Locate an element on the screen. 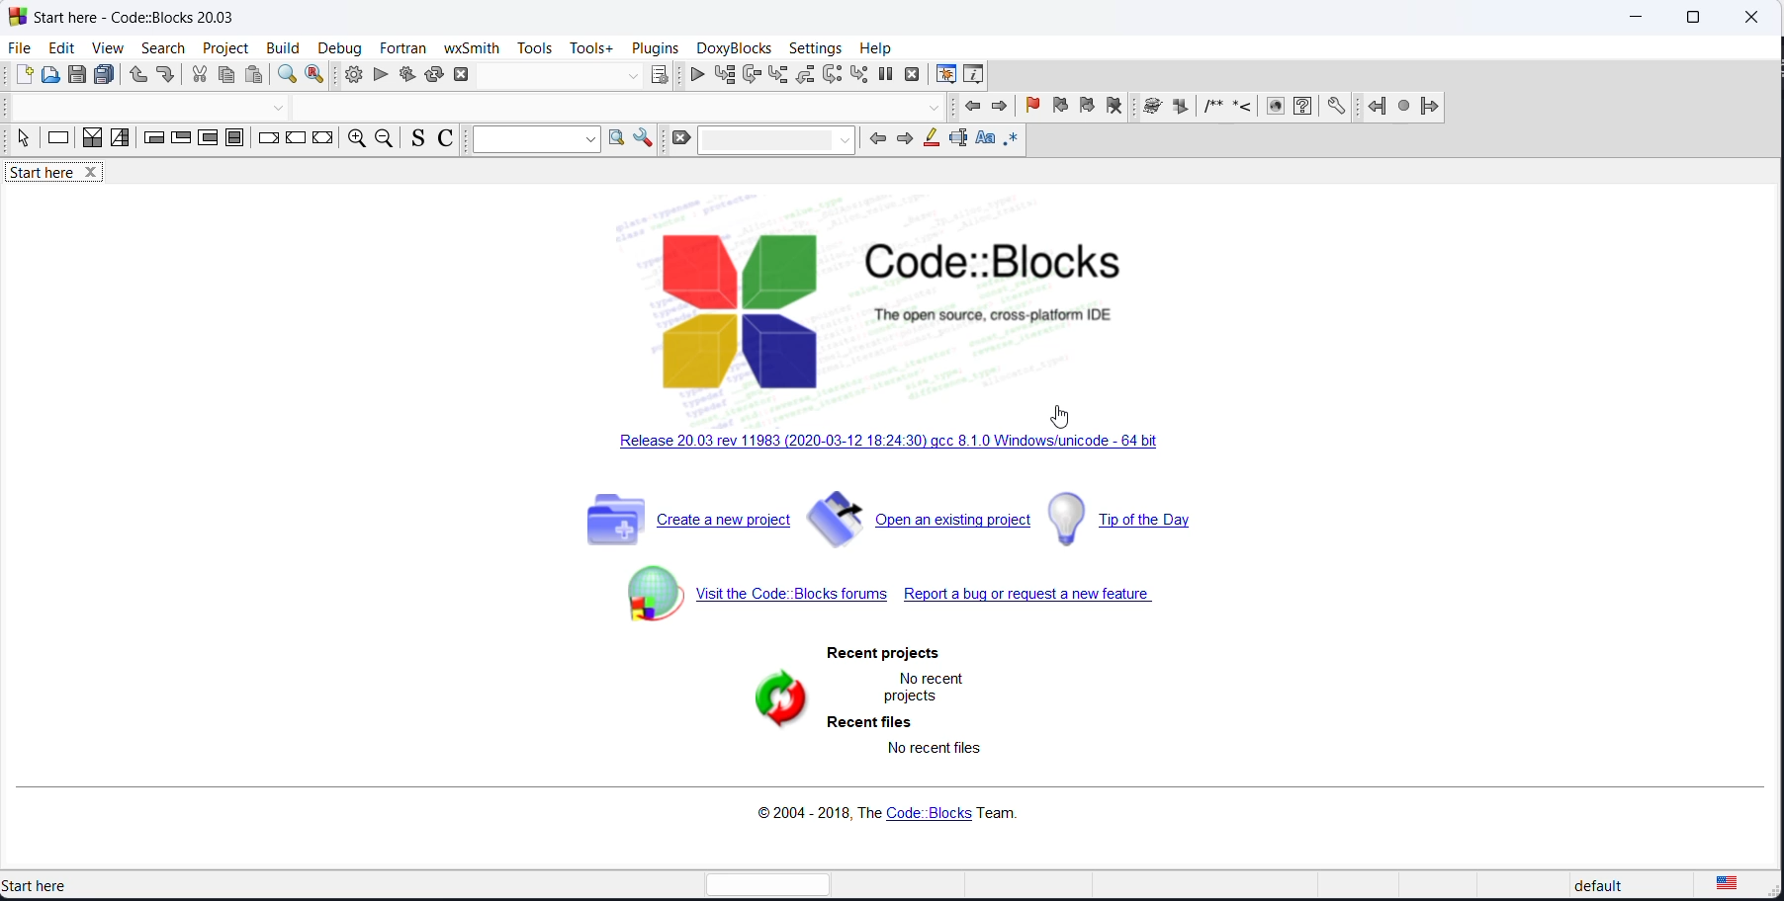 The height and width of the screenshot is (901, 1784). dropdown is located at coordinates (538, 139).